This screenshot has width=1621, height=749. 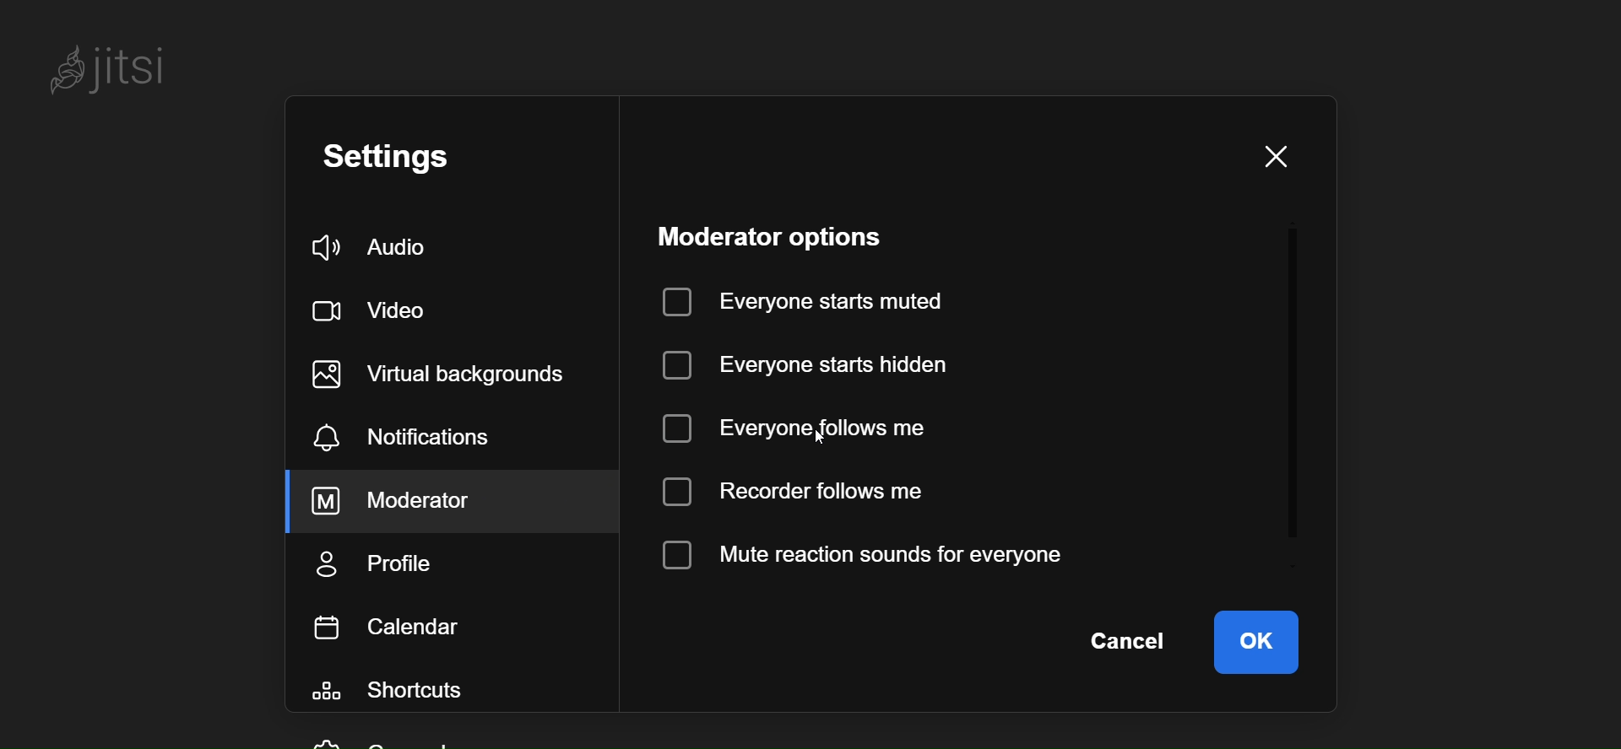 What do you see at coordinates (881, 552) in the screenshot?
I see `Mute reaction sounds for everyone` at bounding box center [881, 552].